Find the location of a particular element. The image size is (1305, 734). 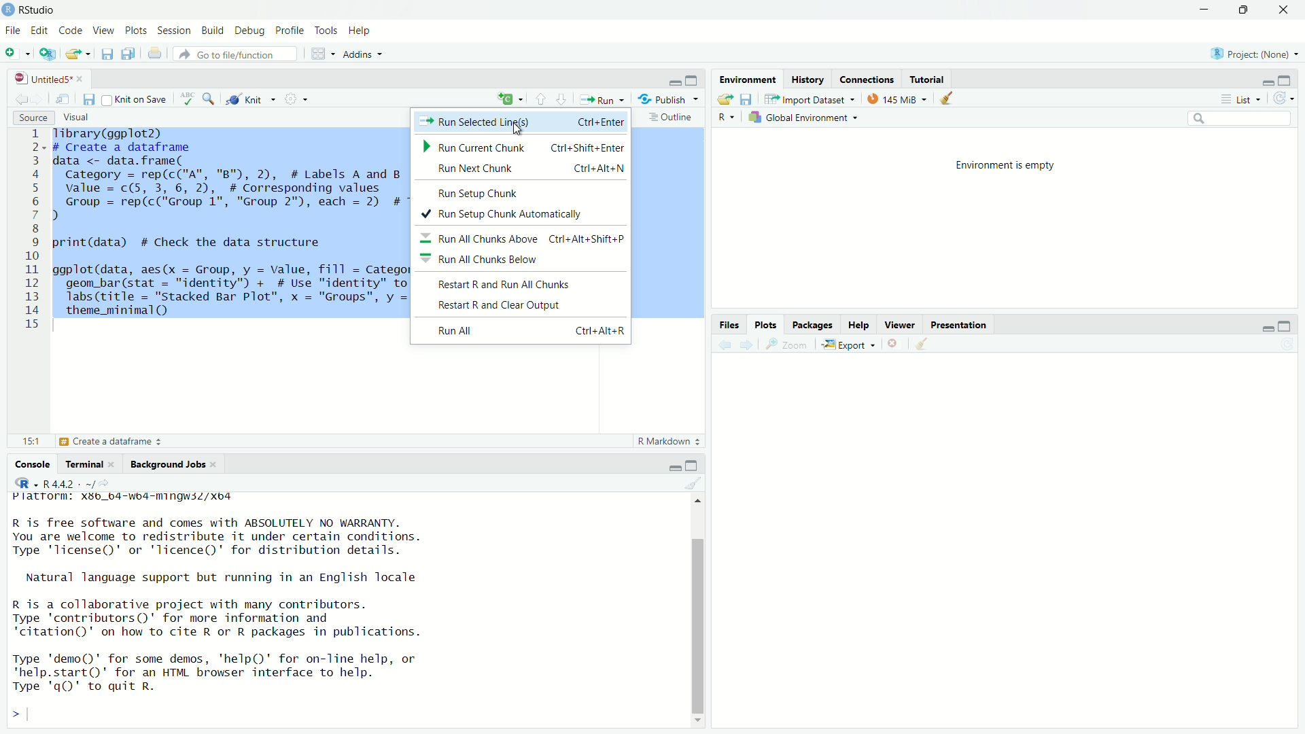

Edit is located at coordinates (42, 30).